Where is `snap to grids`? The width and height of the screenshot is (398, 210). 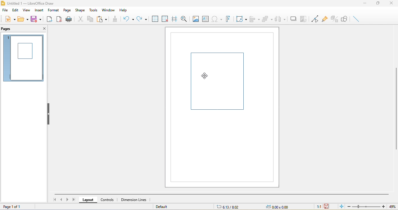
snap to grids is located at coordinates (165, 19).